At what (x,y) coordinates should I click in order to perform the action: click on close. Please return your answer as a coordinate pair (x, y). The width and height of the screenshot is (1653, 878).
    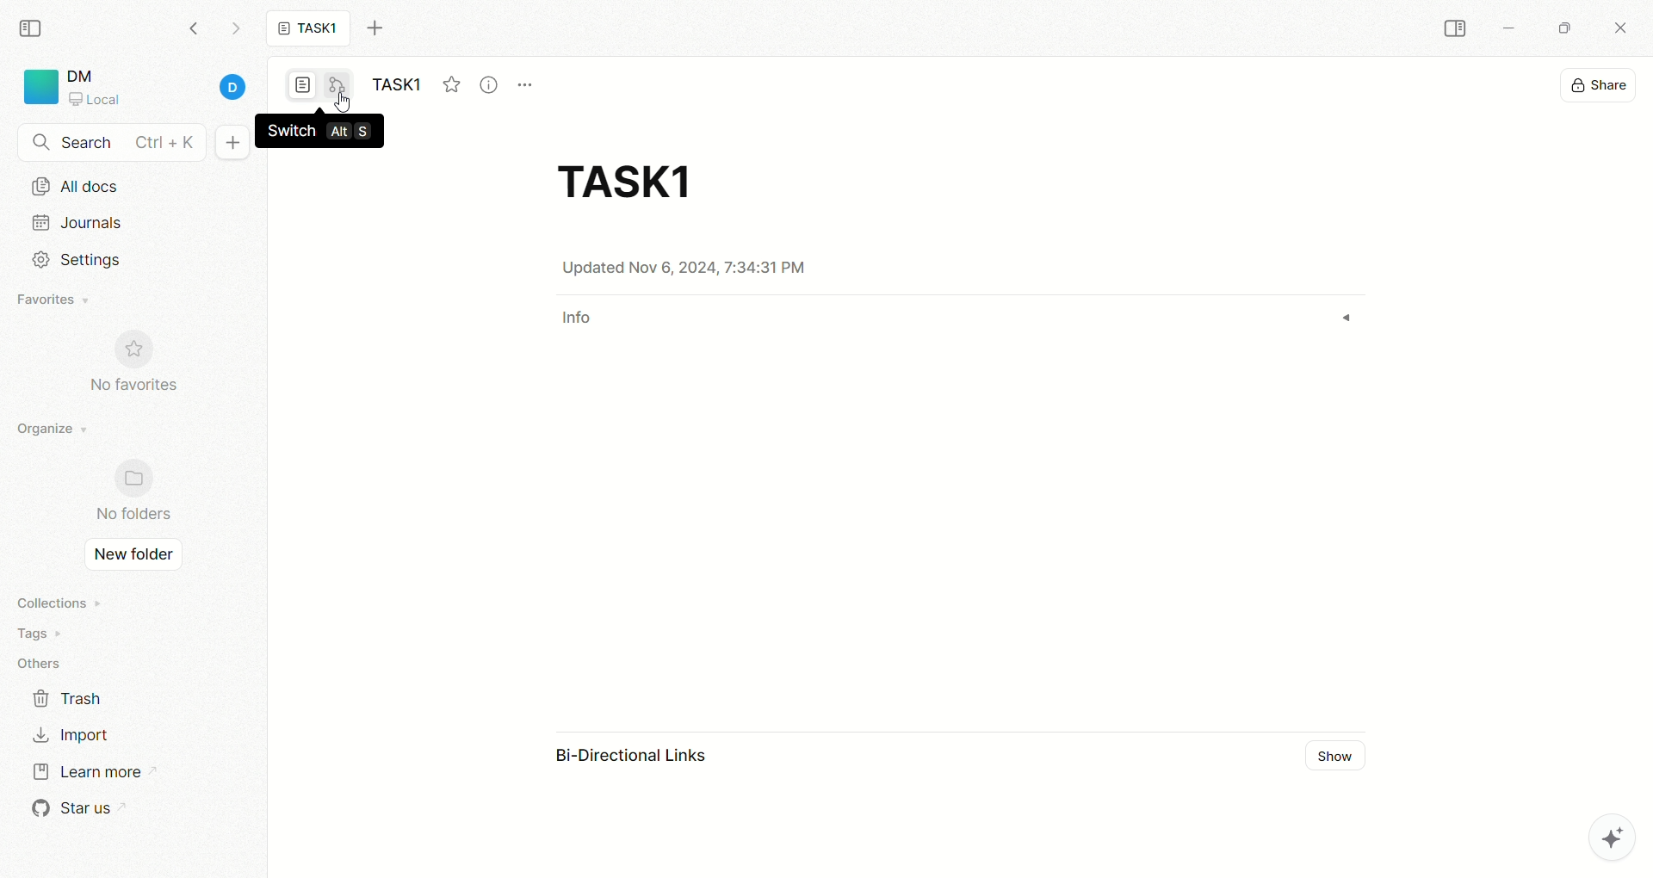
    Looking at the image, I should click on (1624, 30).